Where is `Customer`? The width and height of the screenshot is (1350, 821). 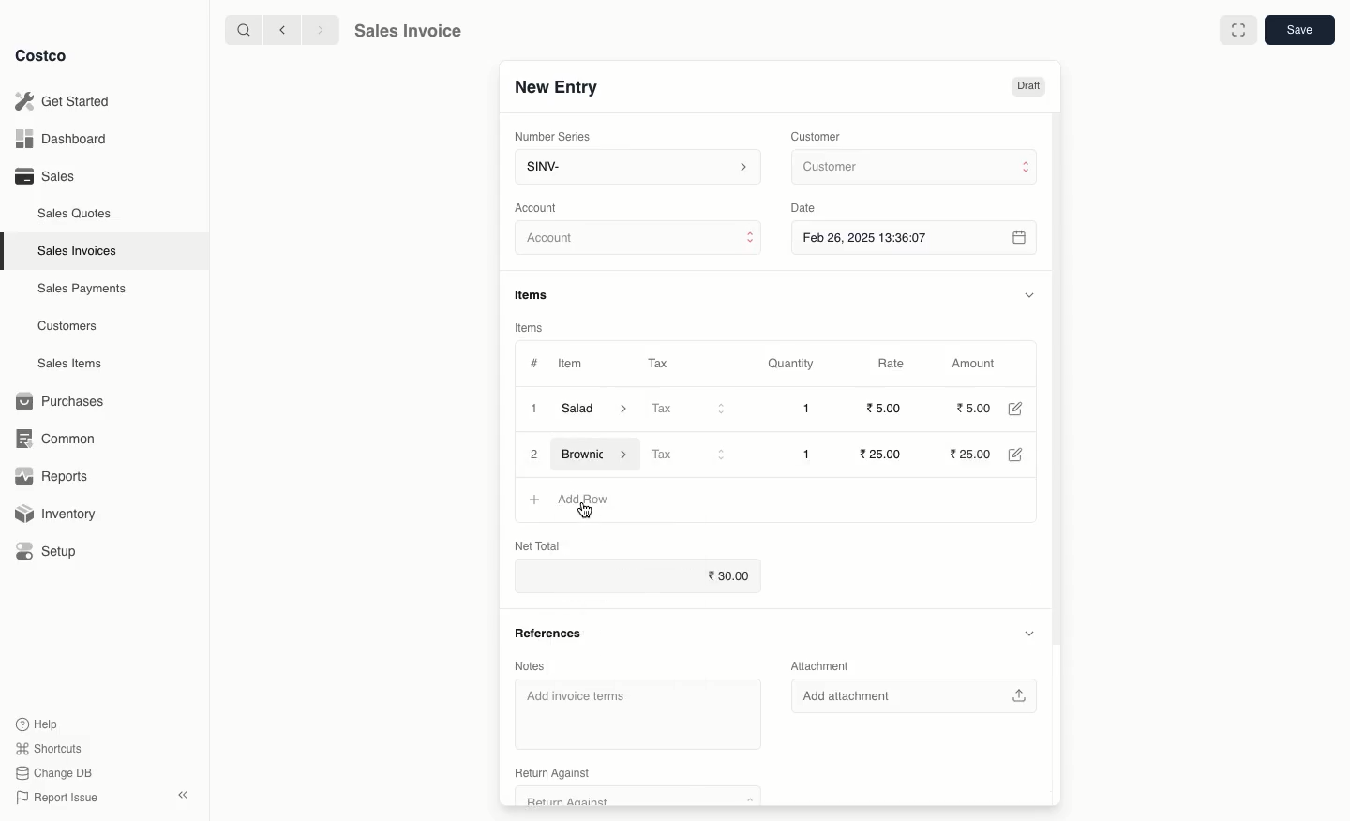 Customer is located at coordinates (818, 135).